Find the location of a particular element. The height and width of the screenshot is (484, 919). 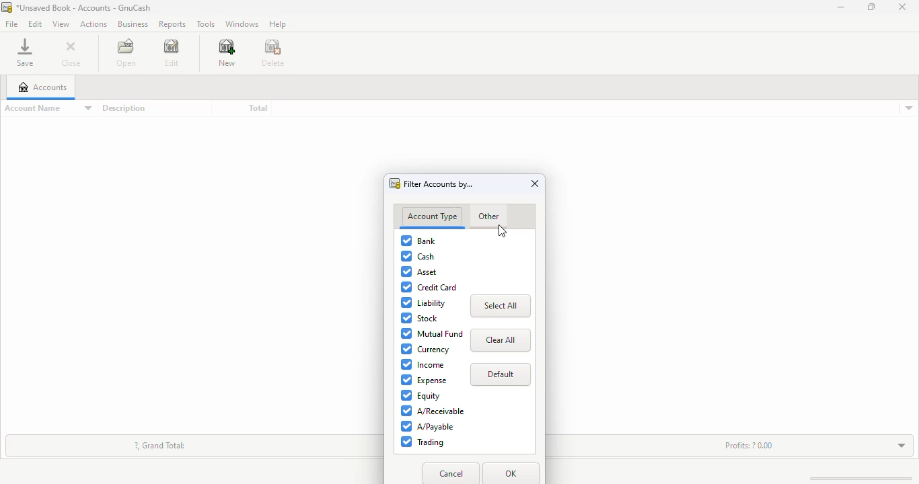

actions is located at coordinates (93, 24).